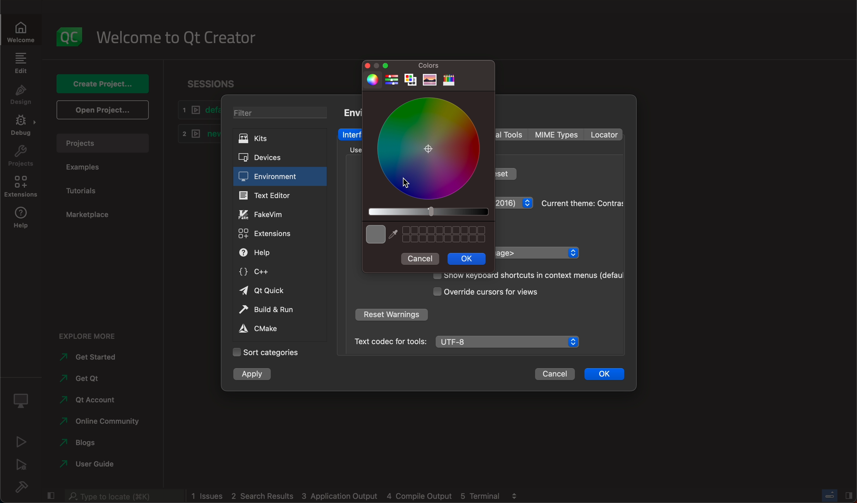 The height and width of the screenshot is (503, 857). I want to click on cancel, so click(420, 258).